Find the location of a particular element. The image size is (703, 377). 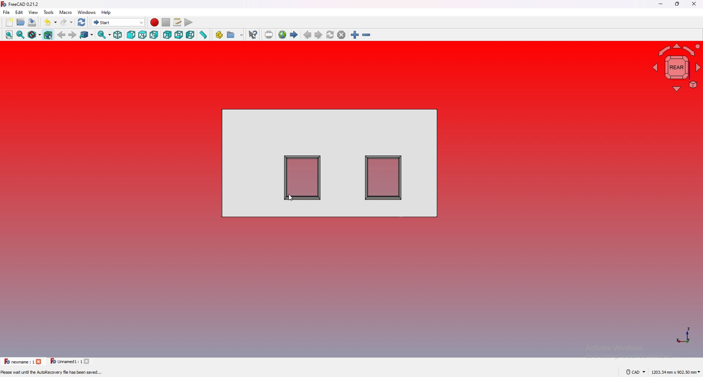

FreeCAD 0.21.2 is located at coordinates (24, 4).